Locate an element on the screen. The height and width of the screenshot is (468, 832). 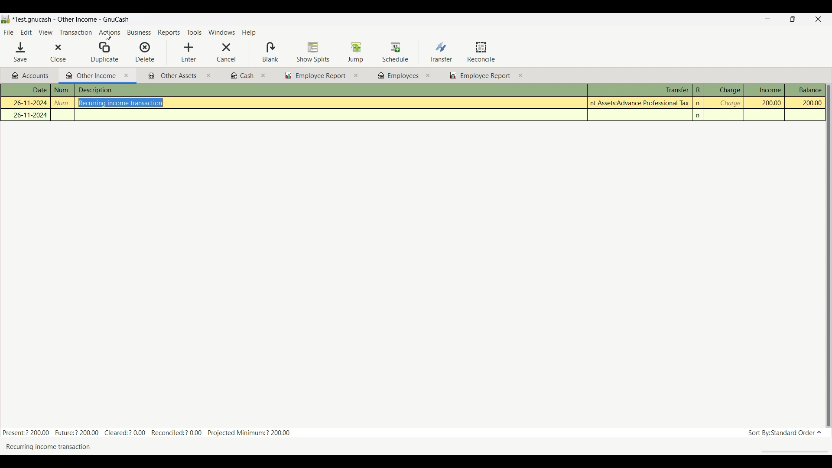
Reports menu is located at coordinates (169, 32).